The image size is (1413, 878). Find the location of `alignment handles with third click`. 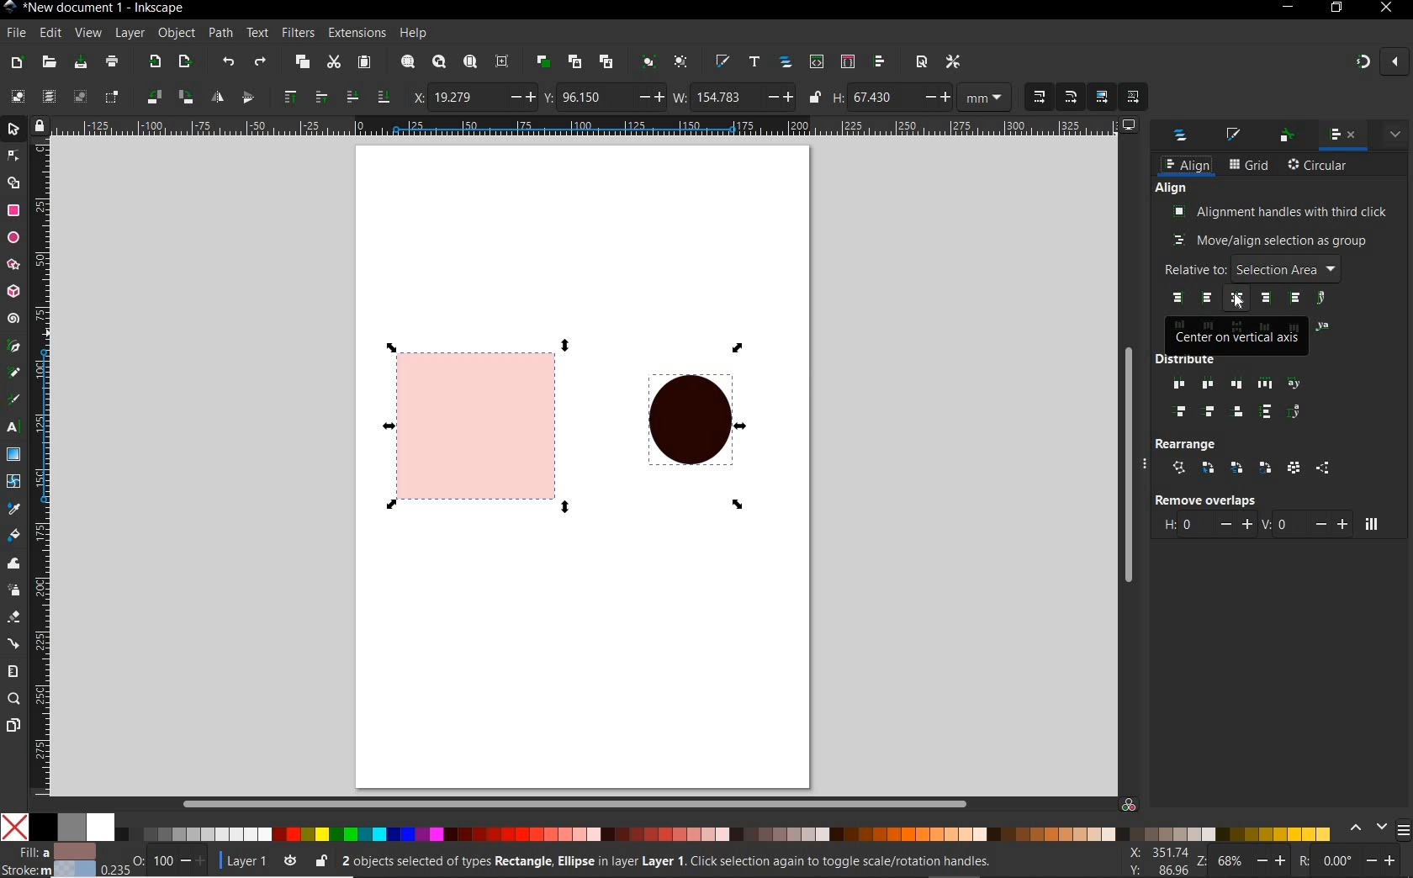

alignment handles with third click is located at coordinates (1281, 211).